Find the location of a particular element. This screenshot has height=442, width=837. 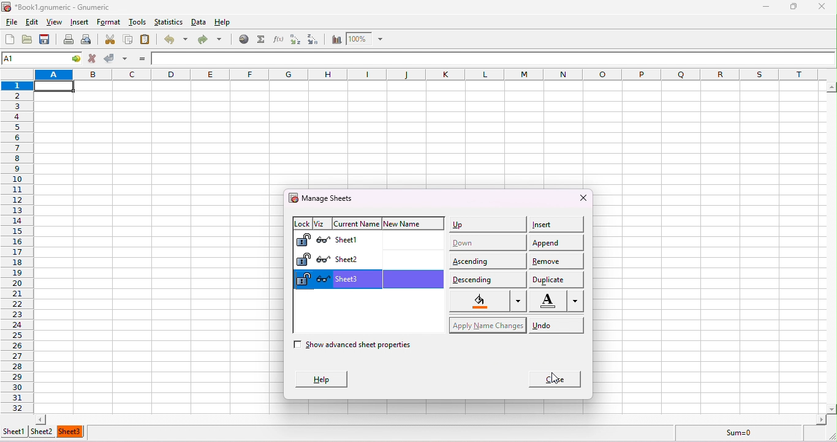

cut is located at coordinates (109, 40).